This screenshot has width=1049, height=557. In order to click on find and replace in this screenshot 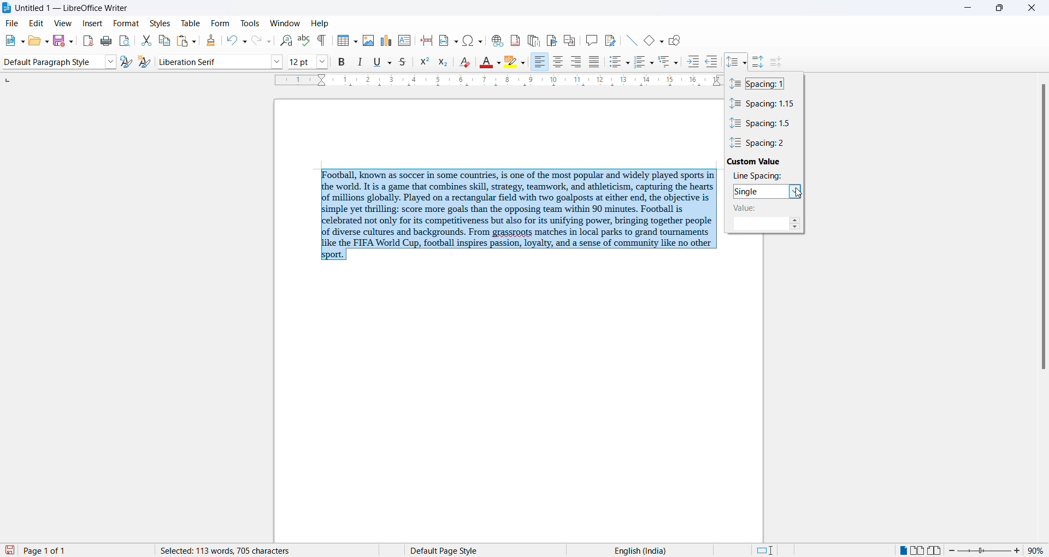, I will do `click(286, 40)`.